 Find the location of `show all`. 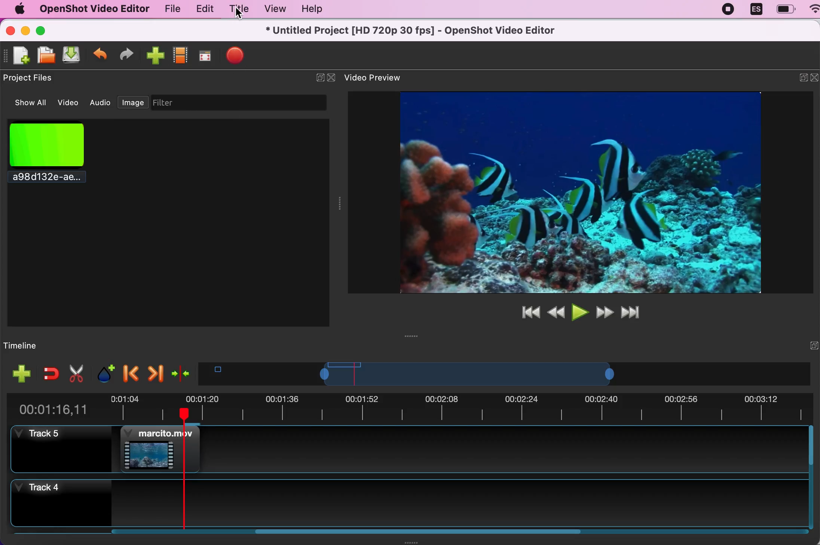

show all is located at coordinates (27, 103).